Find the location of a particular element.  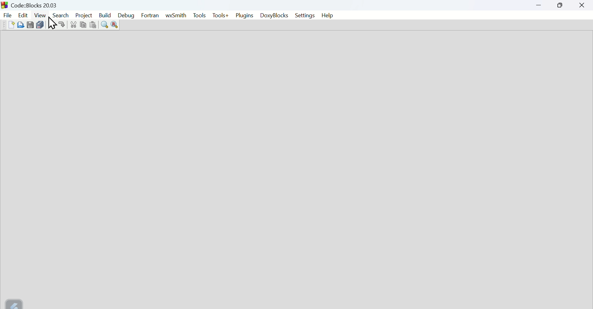

Search is located at coordinates (61, 15).